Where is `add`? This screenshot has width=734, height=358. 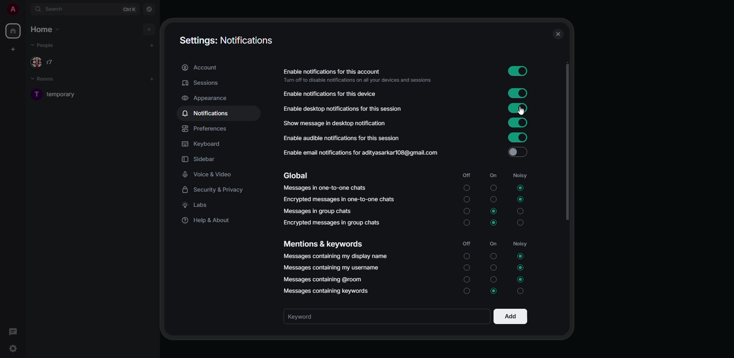 add is located at coordinates (149, 28).